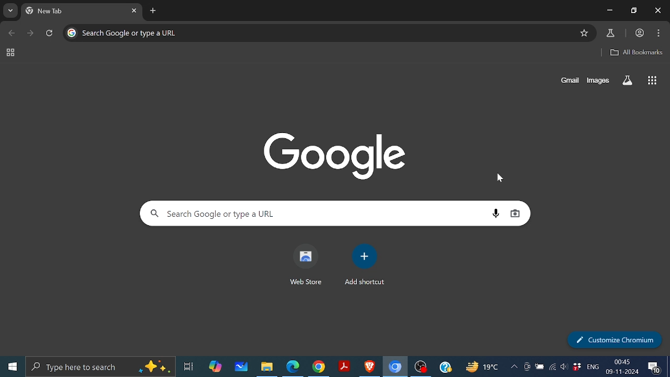 This screenshot has height=377, width=670. What do you see at coordinates (50, 33) in the screenshot?
I see `Reload page` at bounding box center [50, 33].